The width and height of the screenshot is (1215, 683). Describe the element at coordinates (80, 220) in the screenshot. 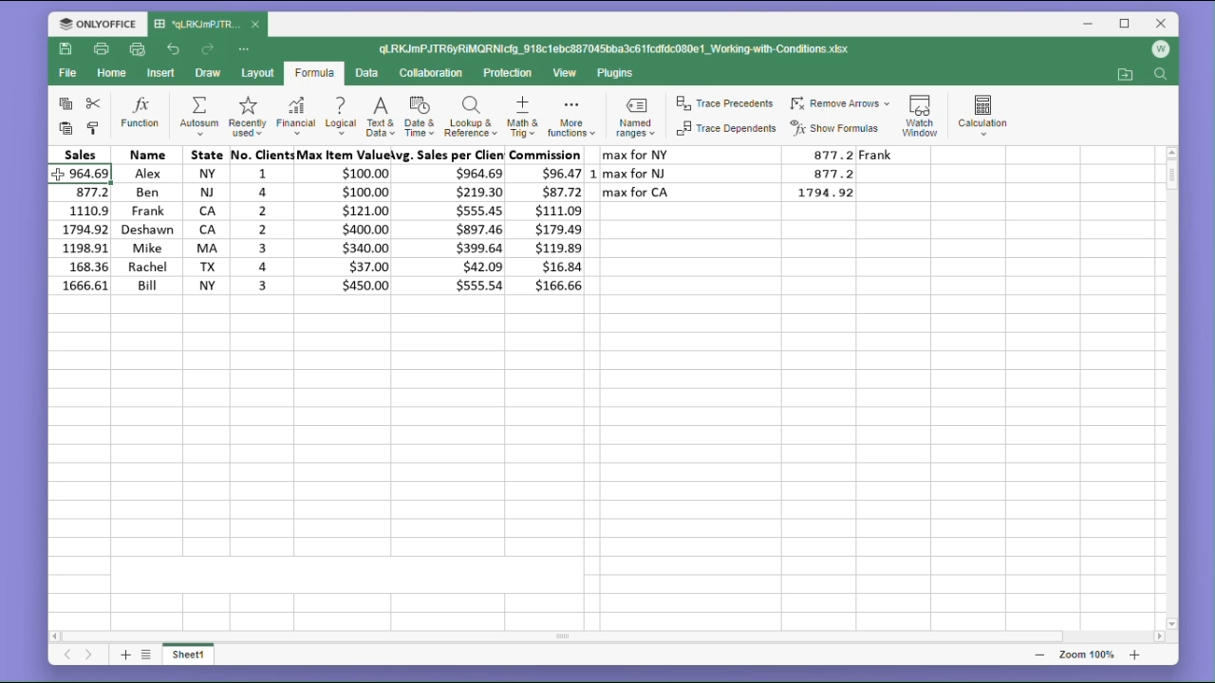

I see `sales` at that location.